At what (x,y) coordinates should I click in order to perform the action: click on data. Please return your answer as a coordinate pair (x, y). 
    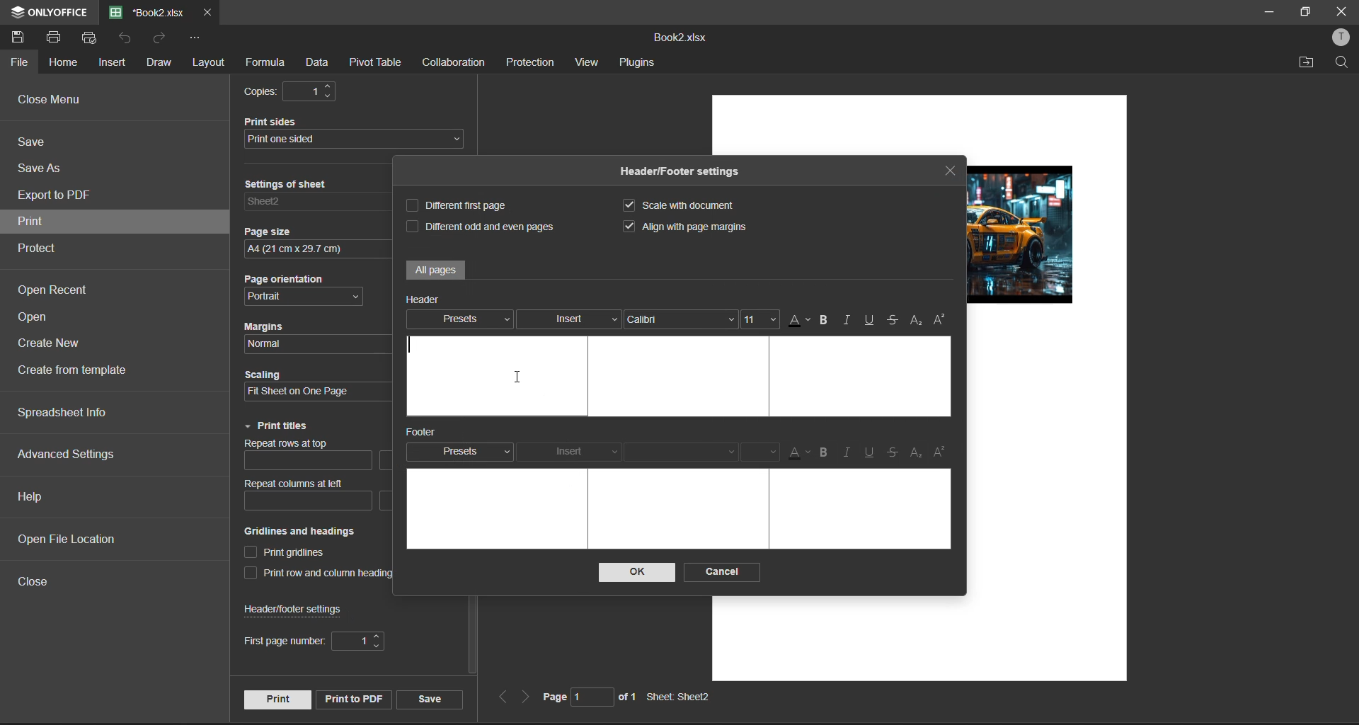
    Looking at the image, I should click on (317, 64).